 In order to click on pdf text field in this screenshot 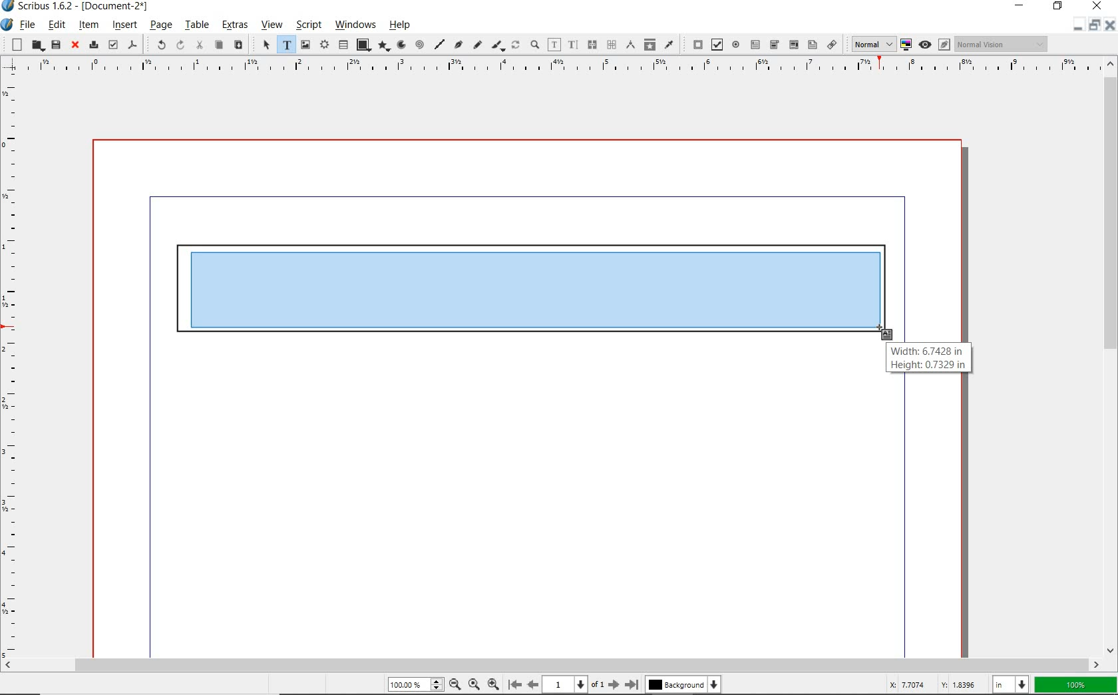, I will do `click(755, 45)`.